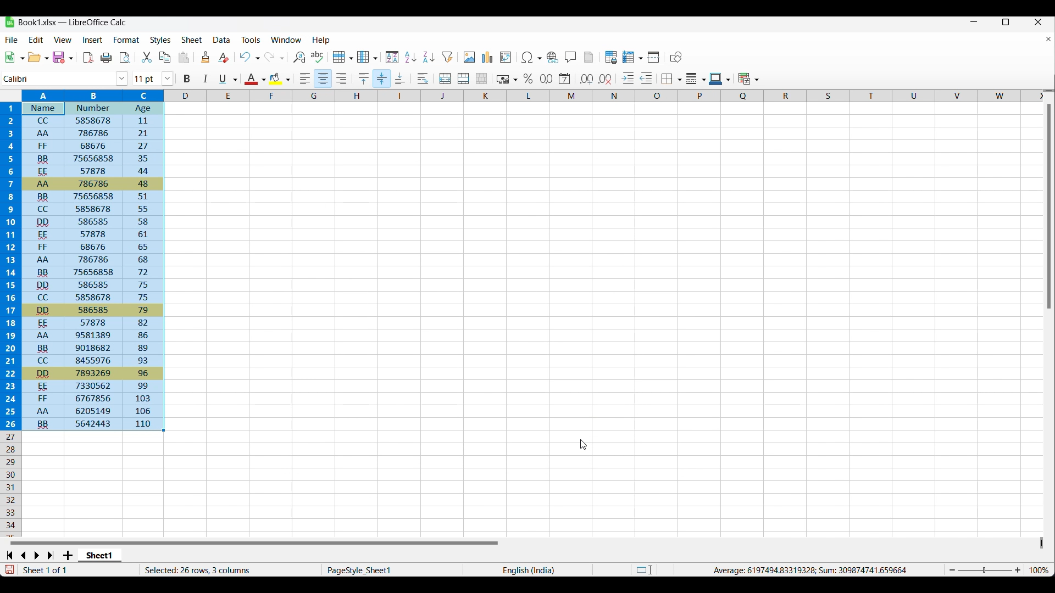 Image resolution: width=1055 pixels, height=593 pixels. I want to click on Zoom in, so click(1018, 570).